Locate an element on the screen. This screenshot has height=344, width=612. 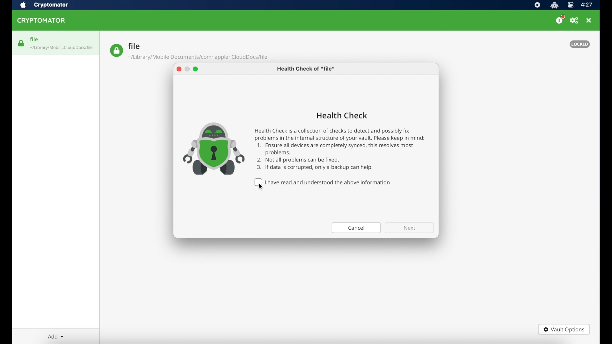
cryptomator is located at coordinates (51, 5).